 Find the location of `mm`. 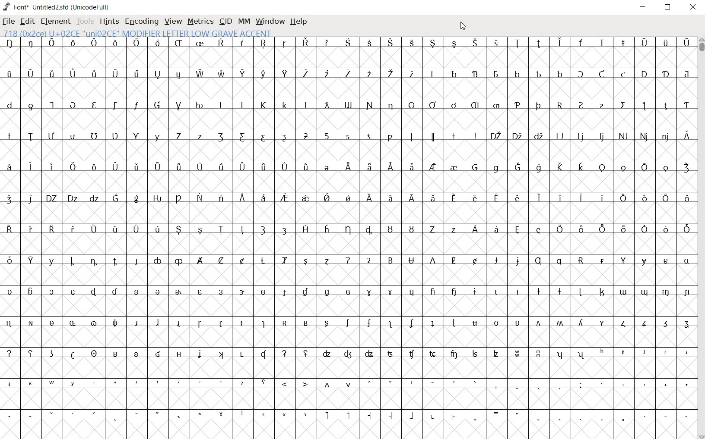

mm is located at coordinates (243, 20).